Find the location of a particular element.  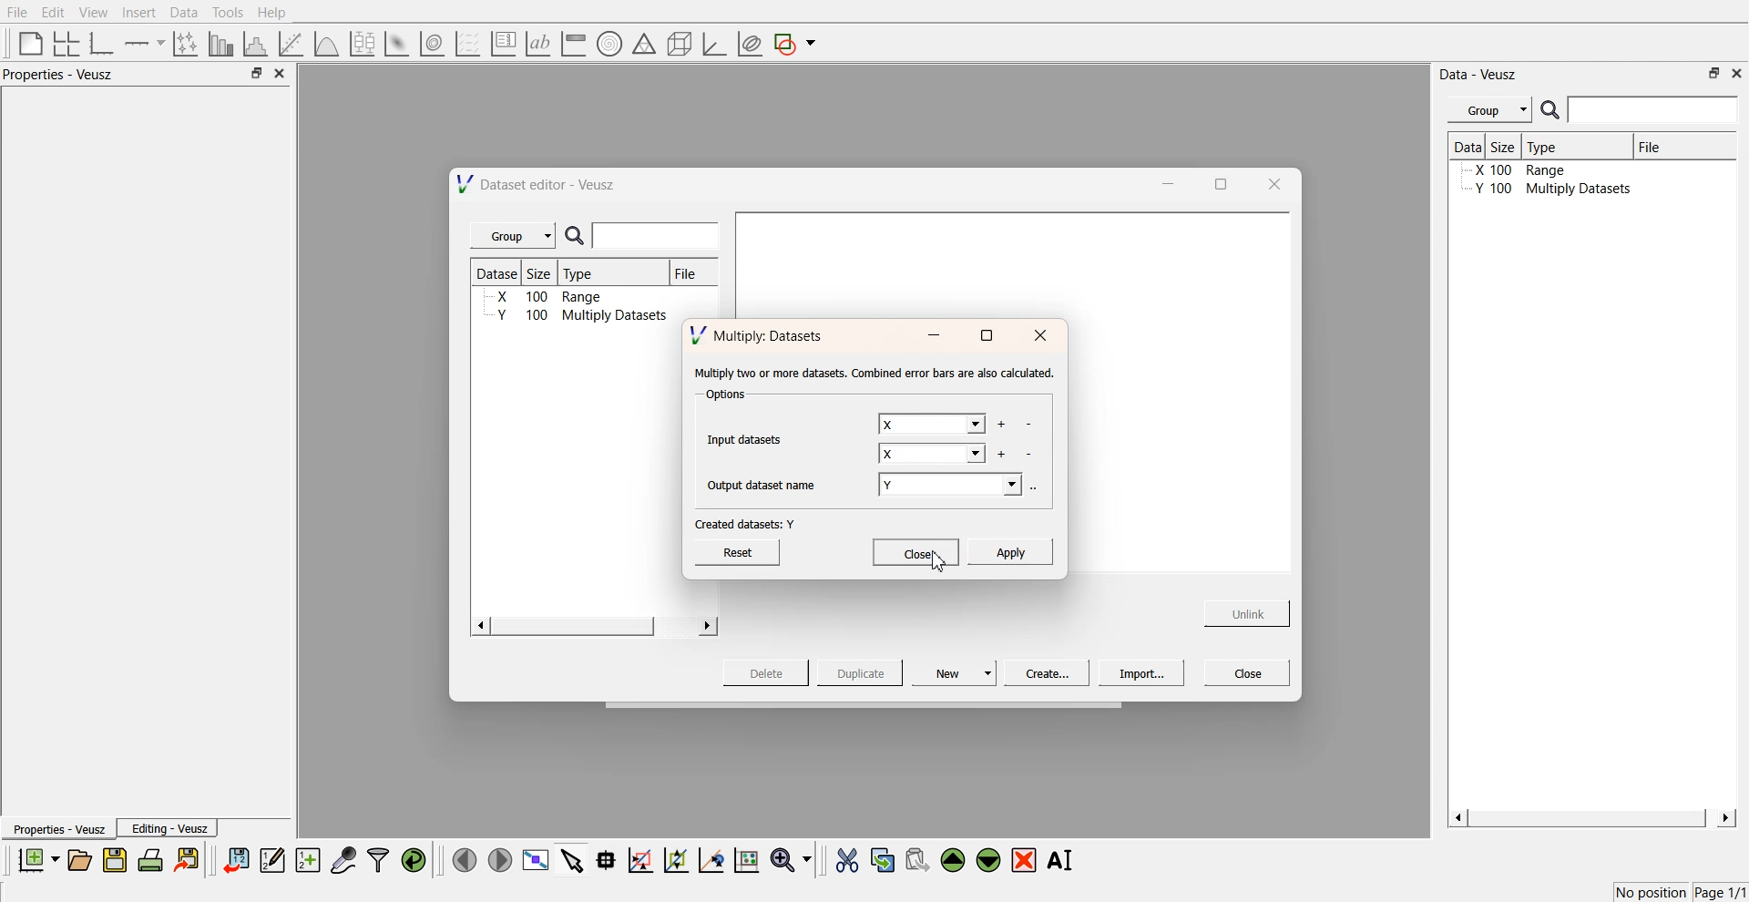

plot a 2d data set as contour is located at coordinates (431, 45).